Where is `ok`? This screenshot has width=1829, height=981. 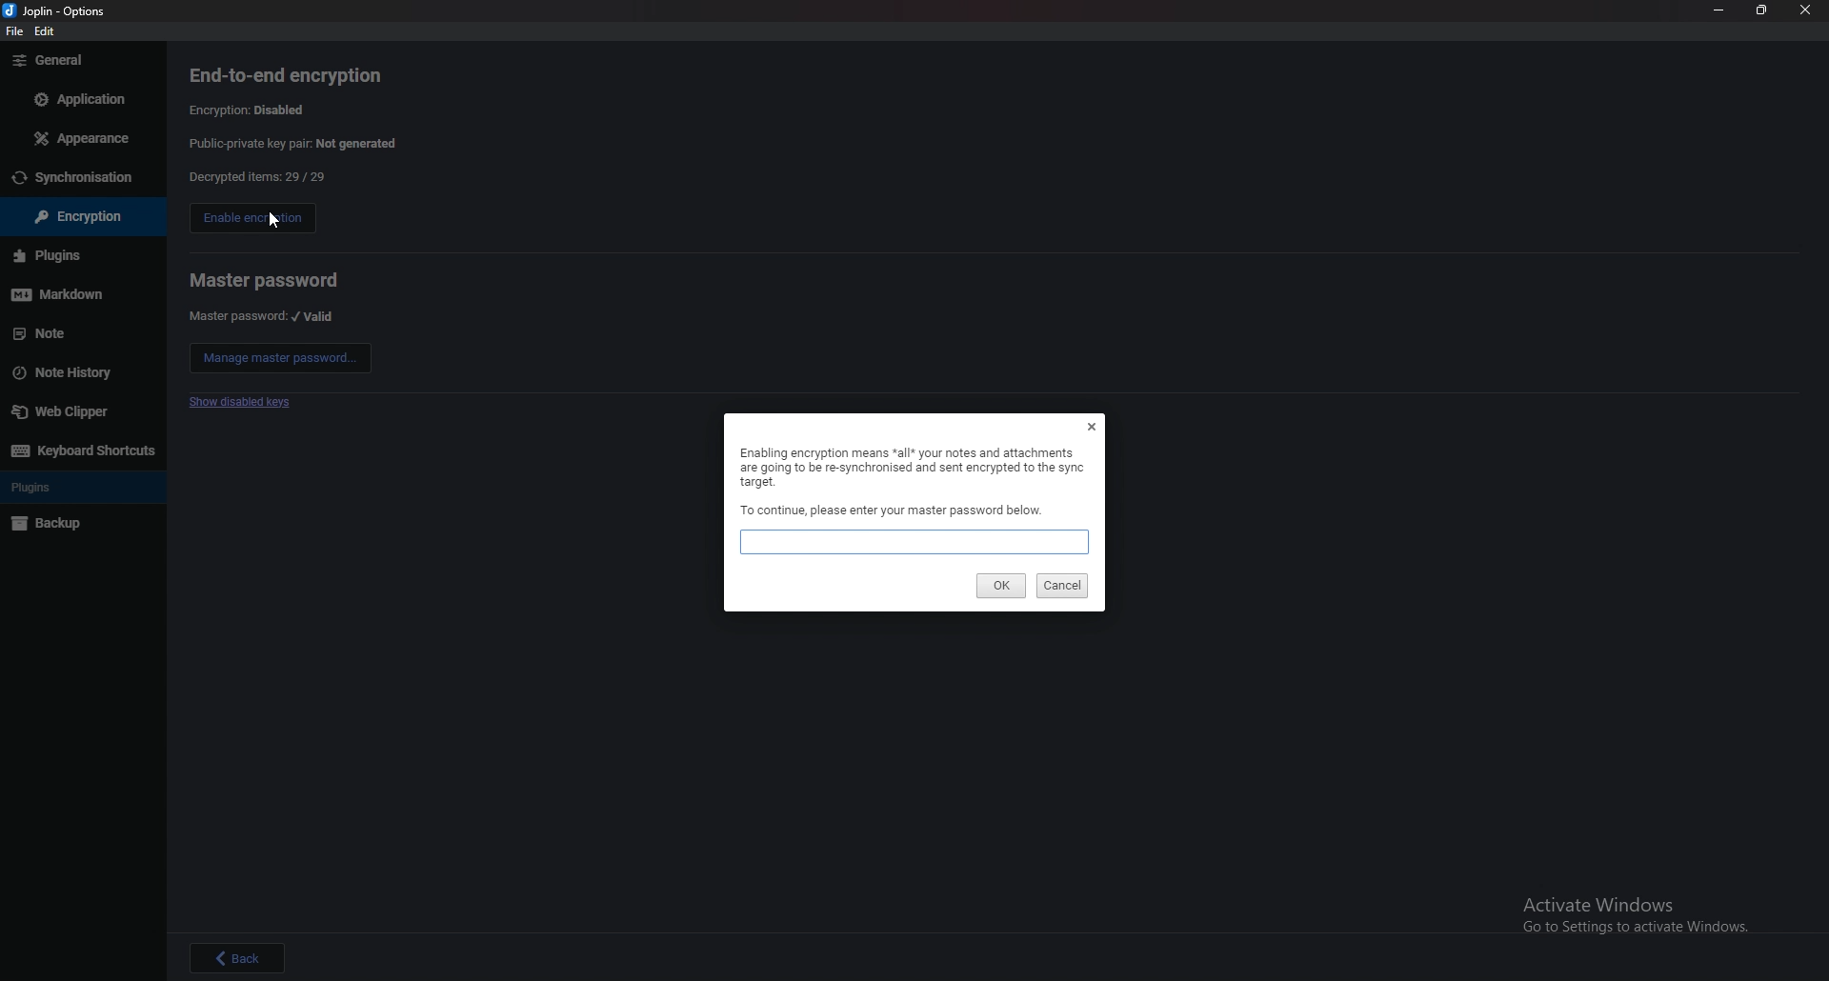 ok is located at coordinates (1000, 585).